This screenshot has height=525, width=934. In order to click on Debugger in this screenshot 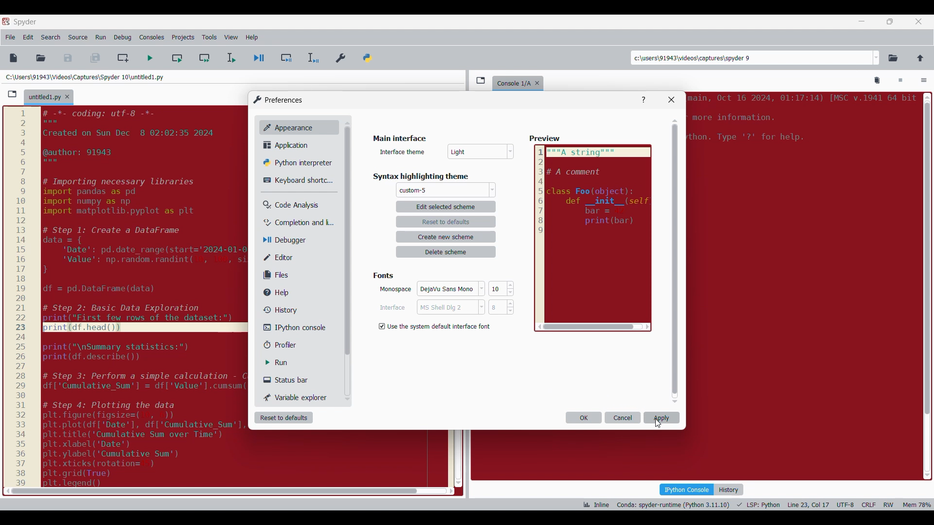, I will do `click(289, 241)`.